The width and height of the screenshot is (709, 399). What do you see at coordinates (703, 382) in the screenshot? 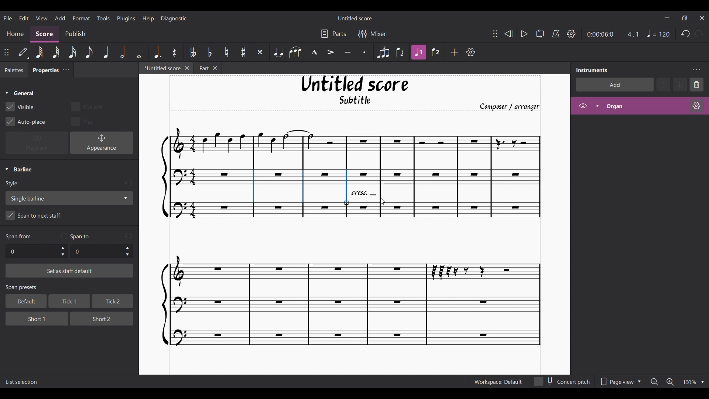
I see `Zoom options` at bounding box center [703, 382].